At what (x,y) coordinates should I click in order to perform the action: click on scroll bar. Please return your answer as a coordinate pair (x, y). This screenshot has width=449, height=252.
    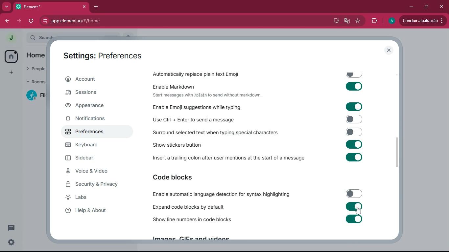
    Looking at the image, I should click on (401, 152).